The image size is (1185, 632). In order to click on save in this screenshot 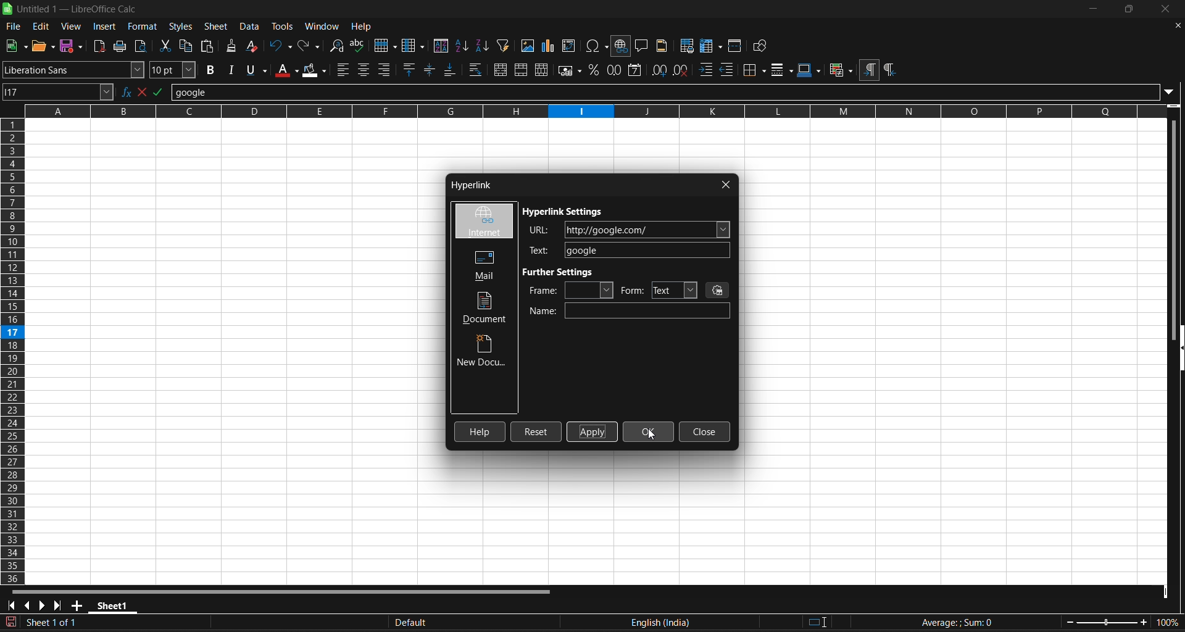, I will do `click(72, 46)`.